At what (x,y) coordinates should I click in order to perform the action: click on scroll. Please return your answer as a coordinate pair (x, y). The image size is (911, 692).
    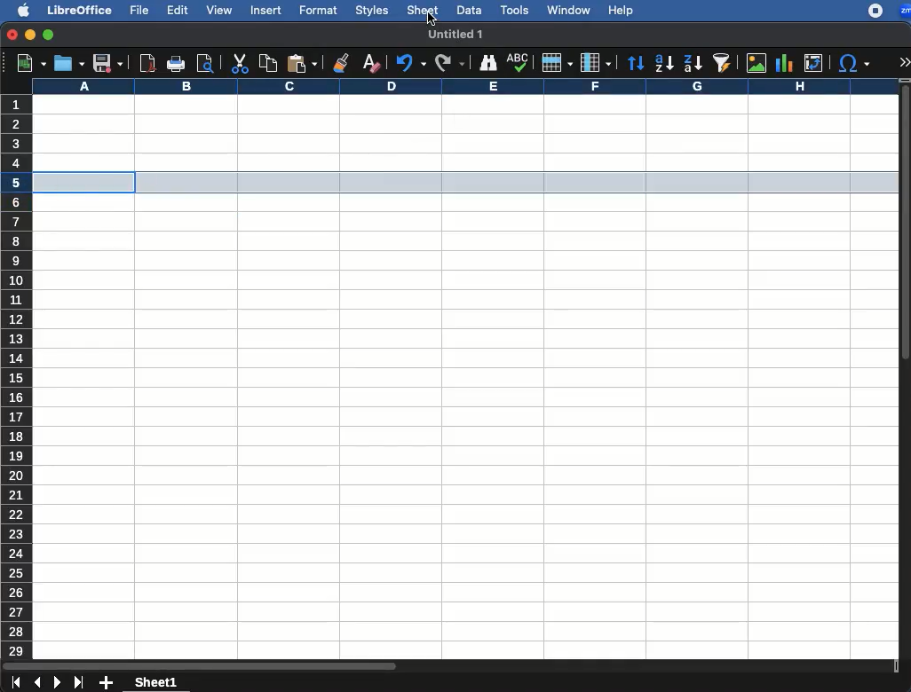
    Looking at the image, I should click on (906, 370).